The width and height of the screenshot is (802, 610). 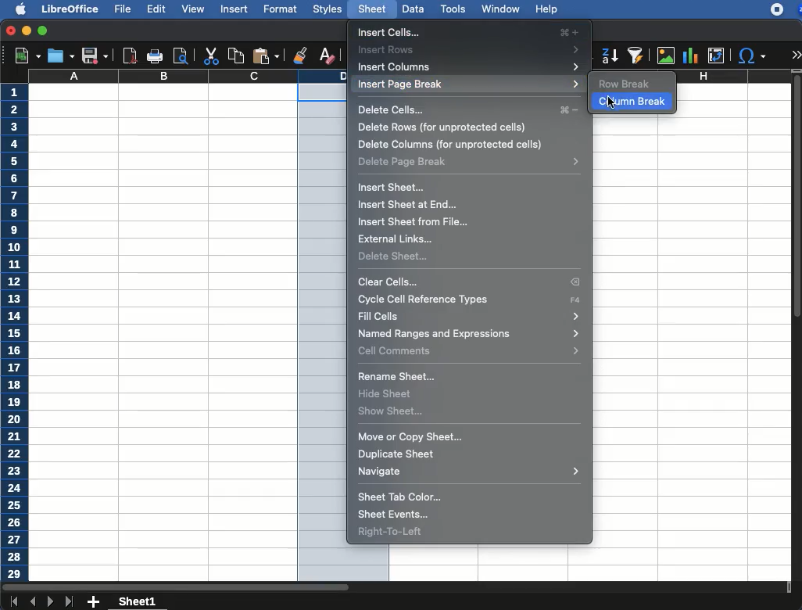 I want to click on file, so click(x=124, y=9).